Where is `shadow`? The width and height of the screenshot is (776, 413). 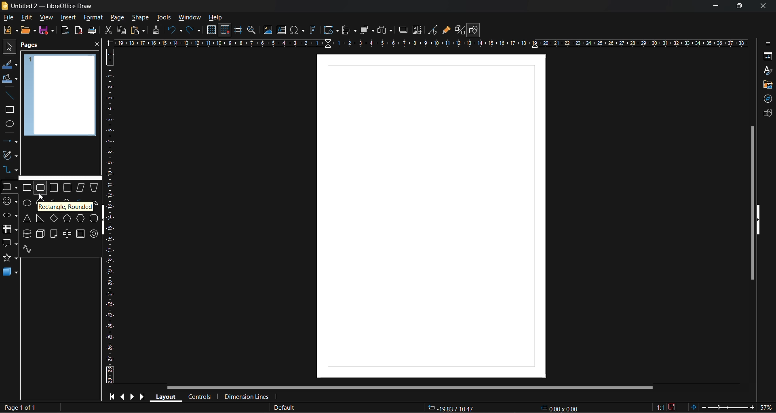
shadow is located at coordinates (404, 30).